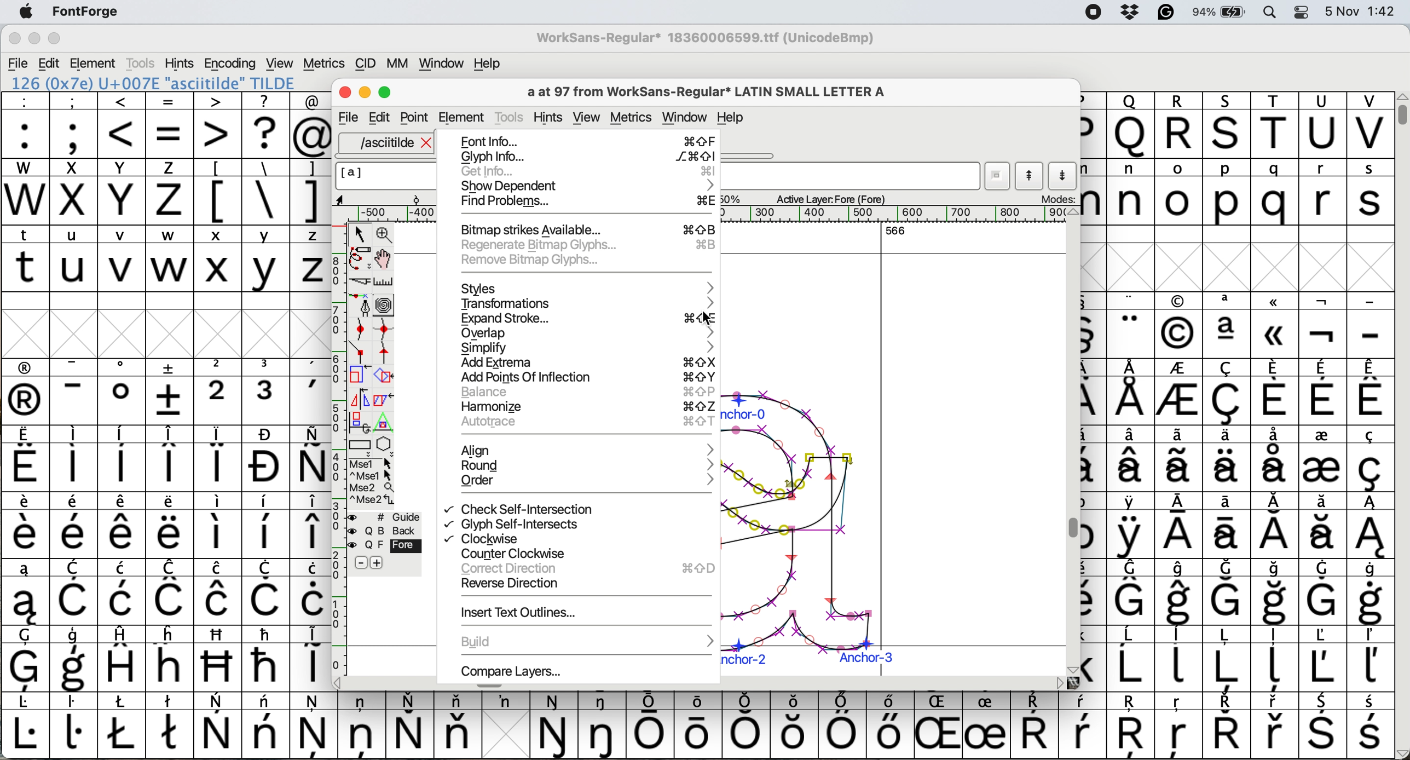  What do you see at coordinates (323, 64) in the screenshot?
I see `metrics` at bounding box center [323, 64].